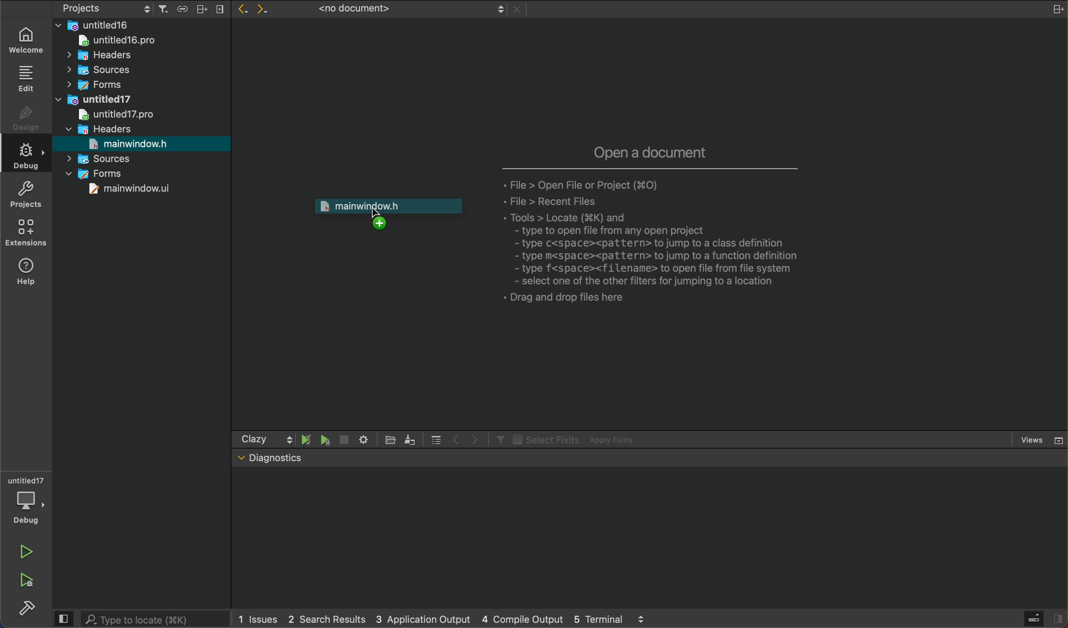  I want to click on Diagnostics, so click(268, 458).